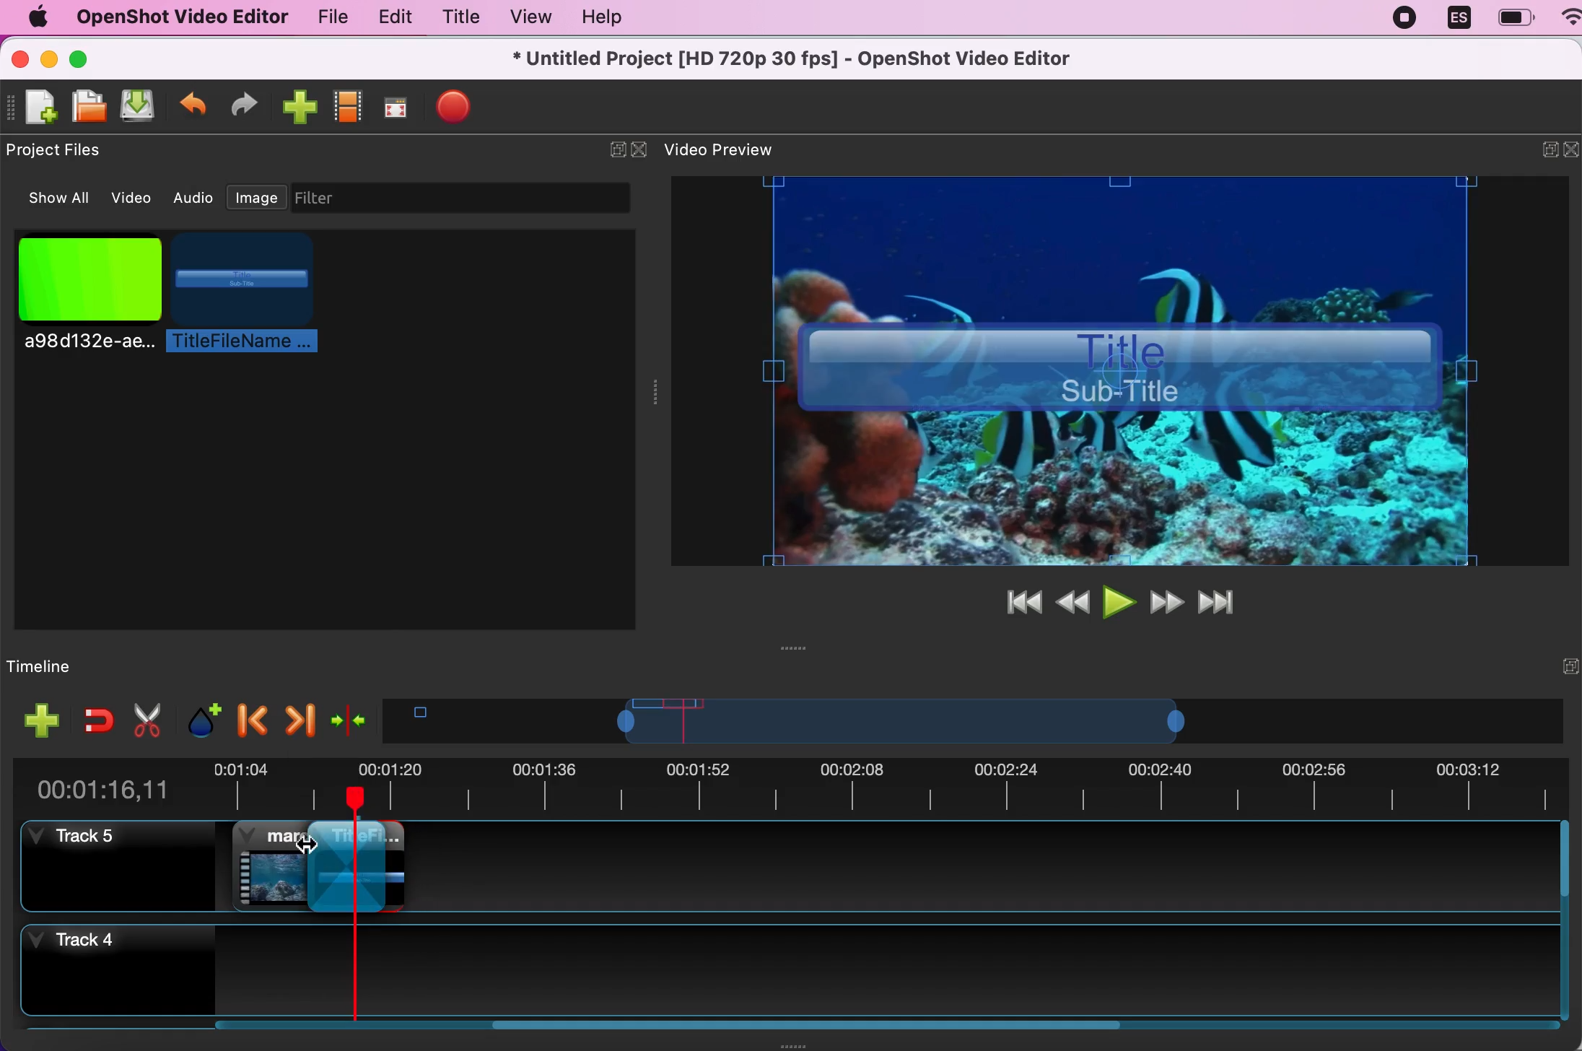  What do you see at coordinates (1126, 372) in the screenshot?
I see `title applied` at bounding box center [1126, 372].